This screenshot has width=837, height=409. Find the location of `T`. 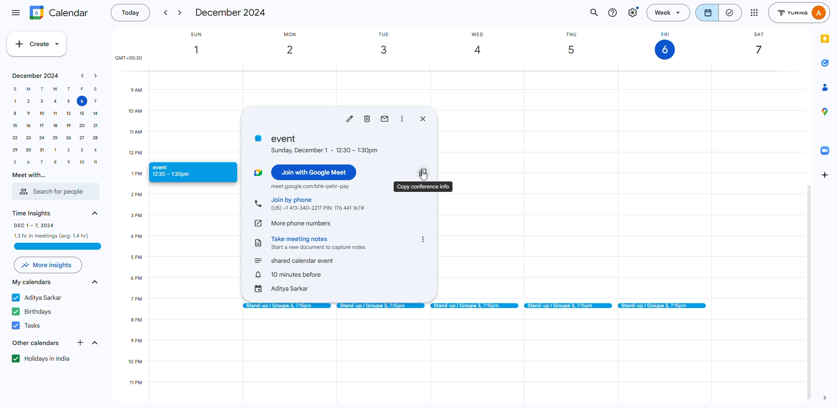

T is located at coordinates (69, 89).